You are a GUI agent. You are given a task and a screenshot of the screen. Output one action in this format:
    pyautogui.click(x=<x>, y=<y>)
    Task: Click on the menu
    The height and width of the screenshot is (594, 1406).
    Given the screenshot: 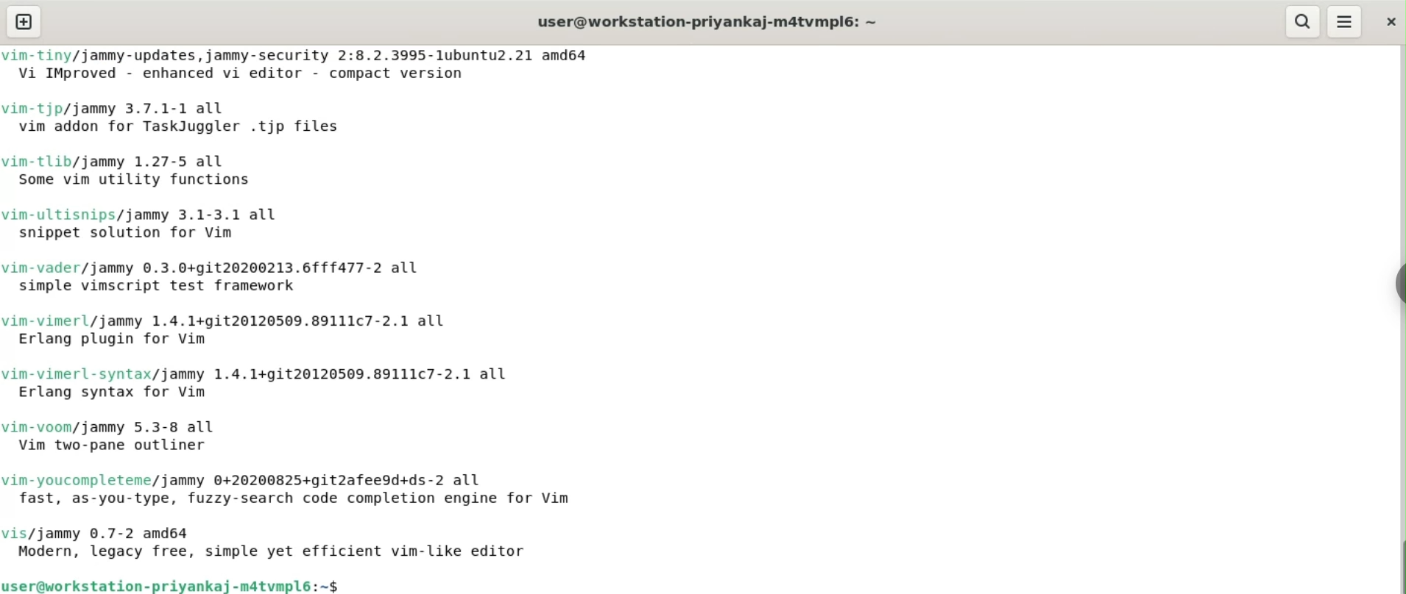 What is the action you would take?
    pyautogui.click(x=1346, y=21)
    